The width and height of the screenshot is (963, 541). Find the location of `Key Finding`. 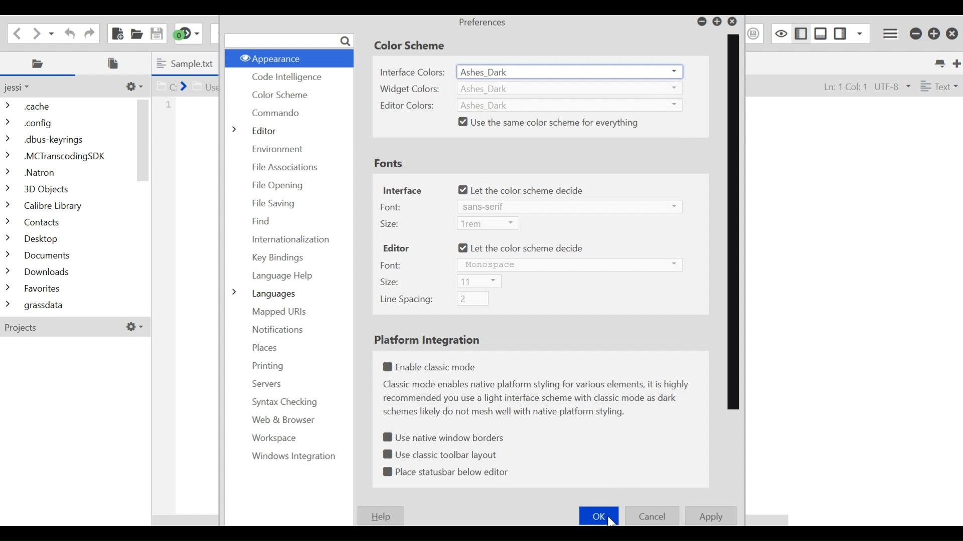

Key Finding is located at coordinates (279, 258).